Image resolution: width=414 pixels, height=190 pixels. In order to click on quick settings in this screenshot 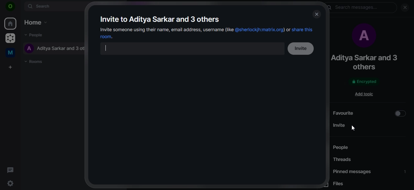, I will do `click(11, 183)`.